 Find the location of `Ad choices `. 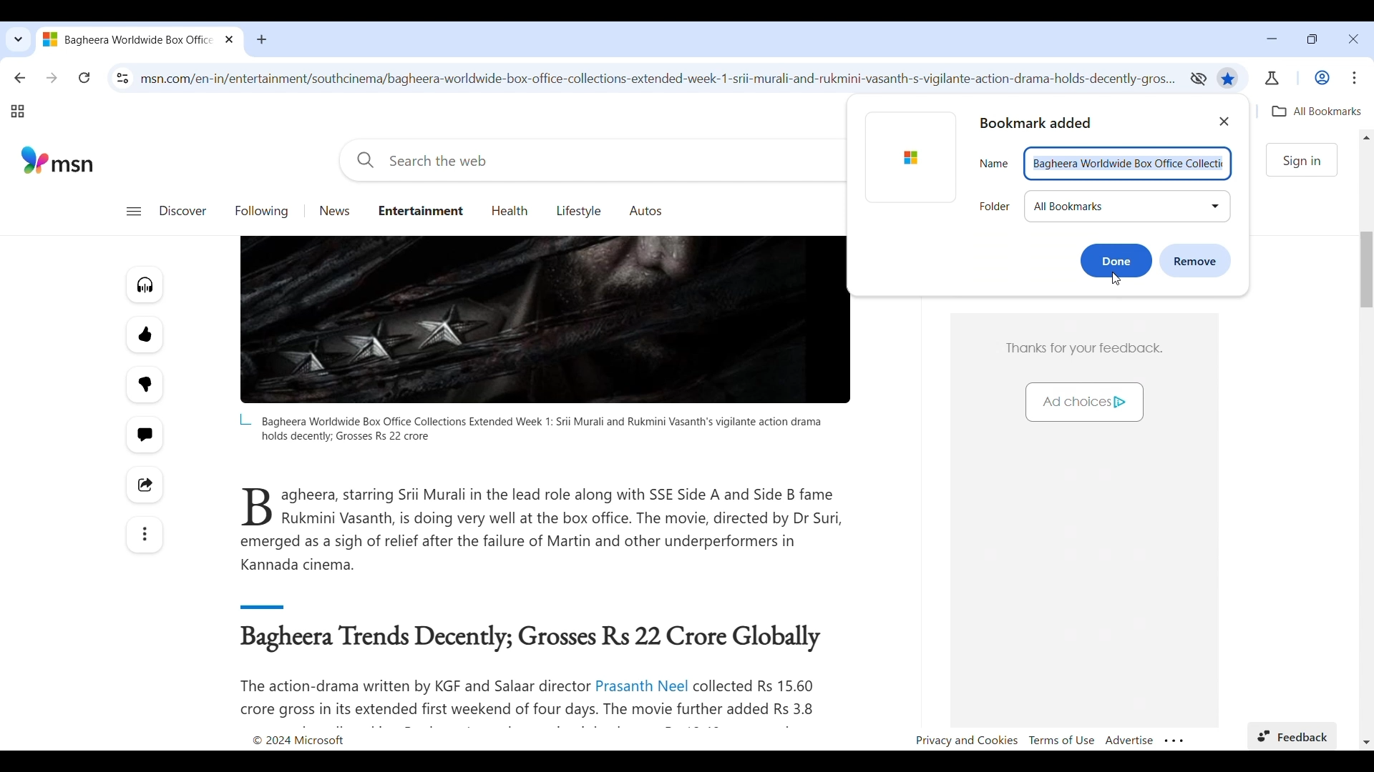

Ad choices  is located at coordinates (1078, 403).